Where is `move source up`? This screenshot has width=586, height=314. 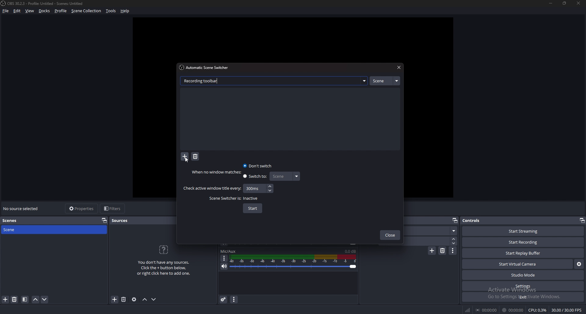 move source up is located at coordinates (145, 300).